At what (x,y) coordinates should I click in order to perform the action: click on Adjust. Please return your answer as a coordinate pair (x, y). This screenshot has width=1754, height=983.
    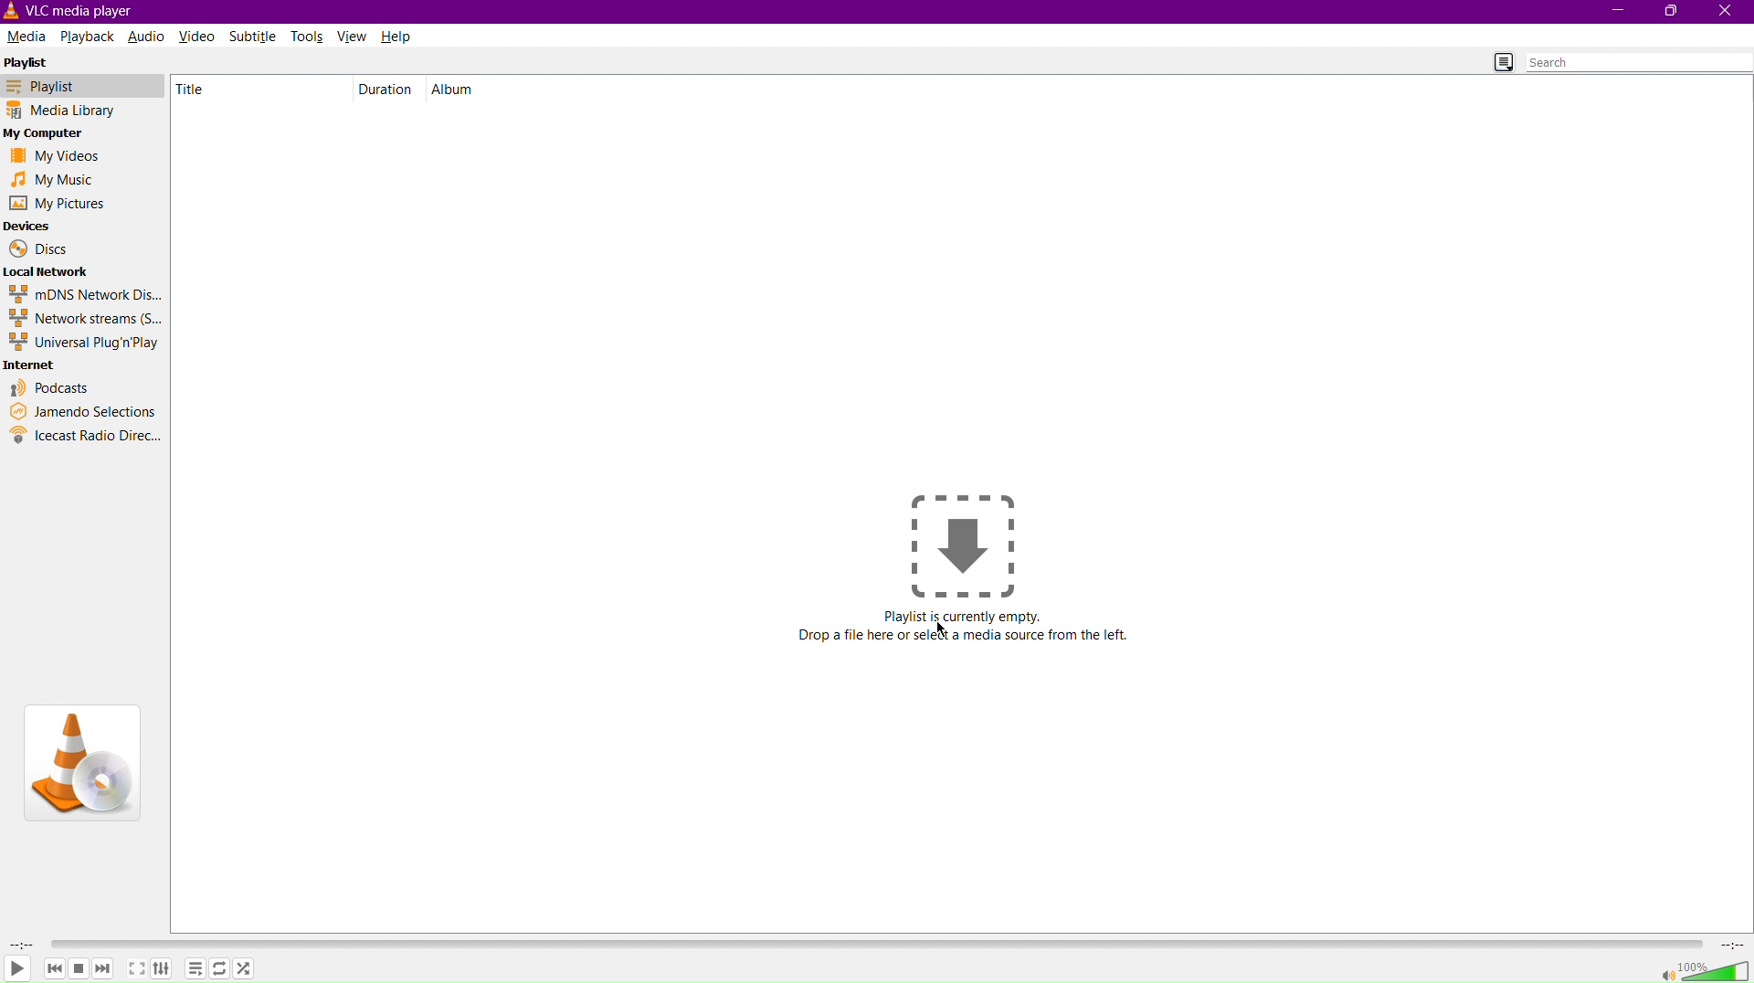
    Looking at the image, I should click on (164, 967).